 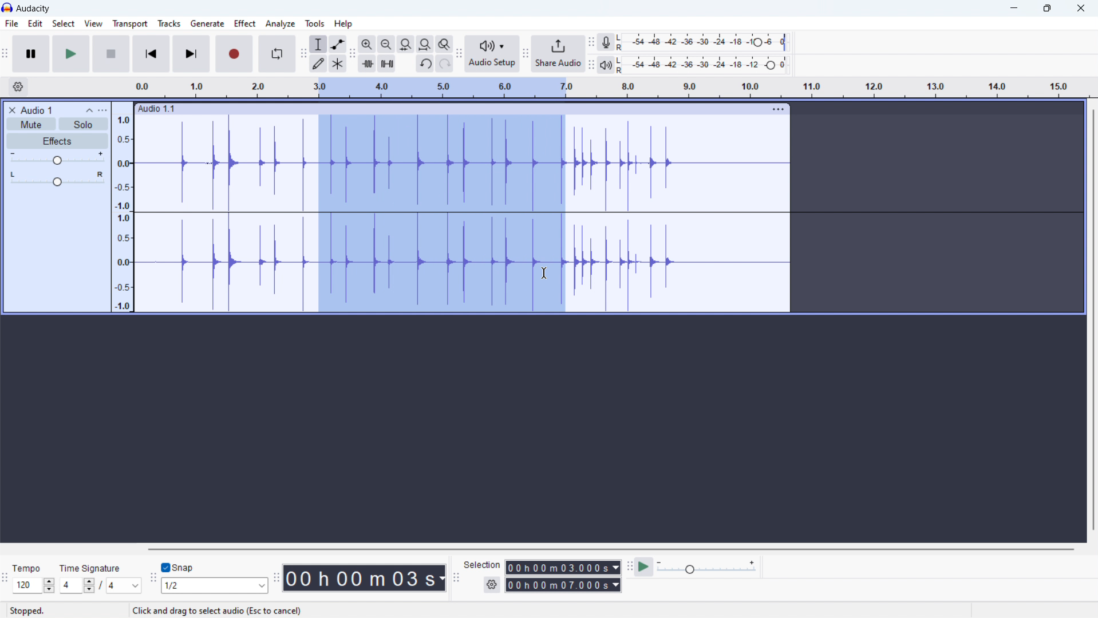 I want to click on file, so click(x=11, y=23).